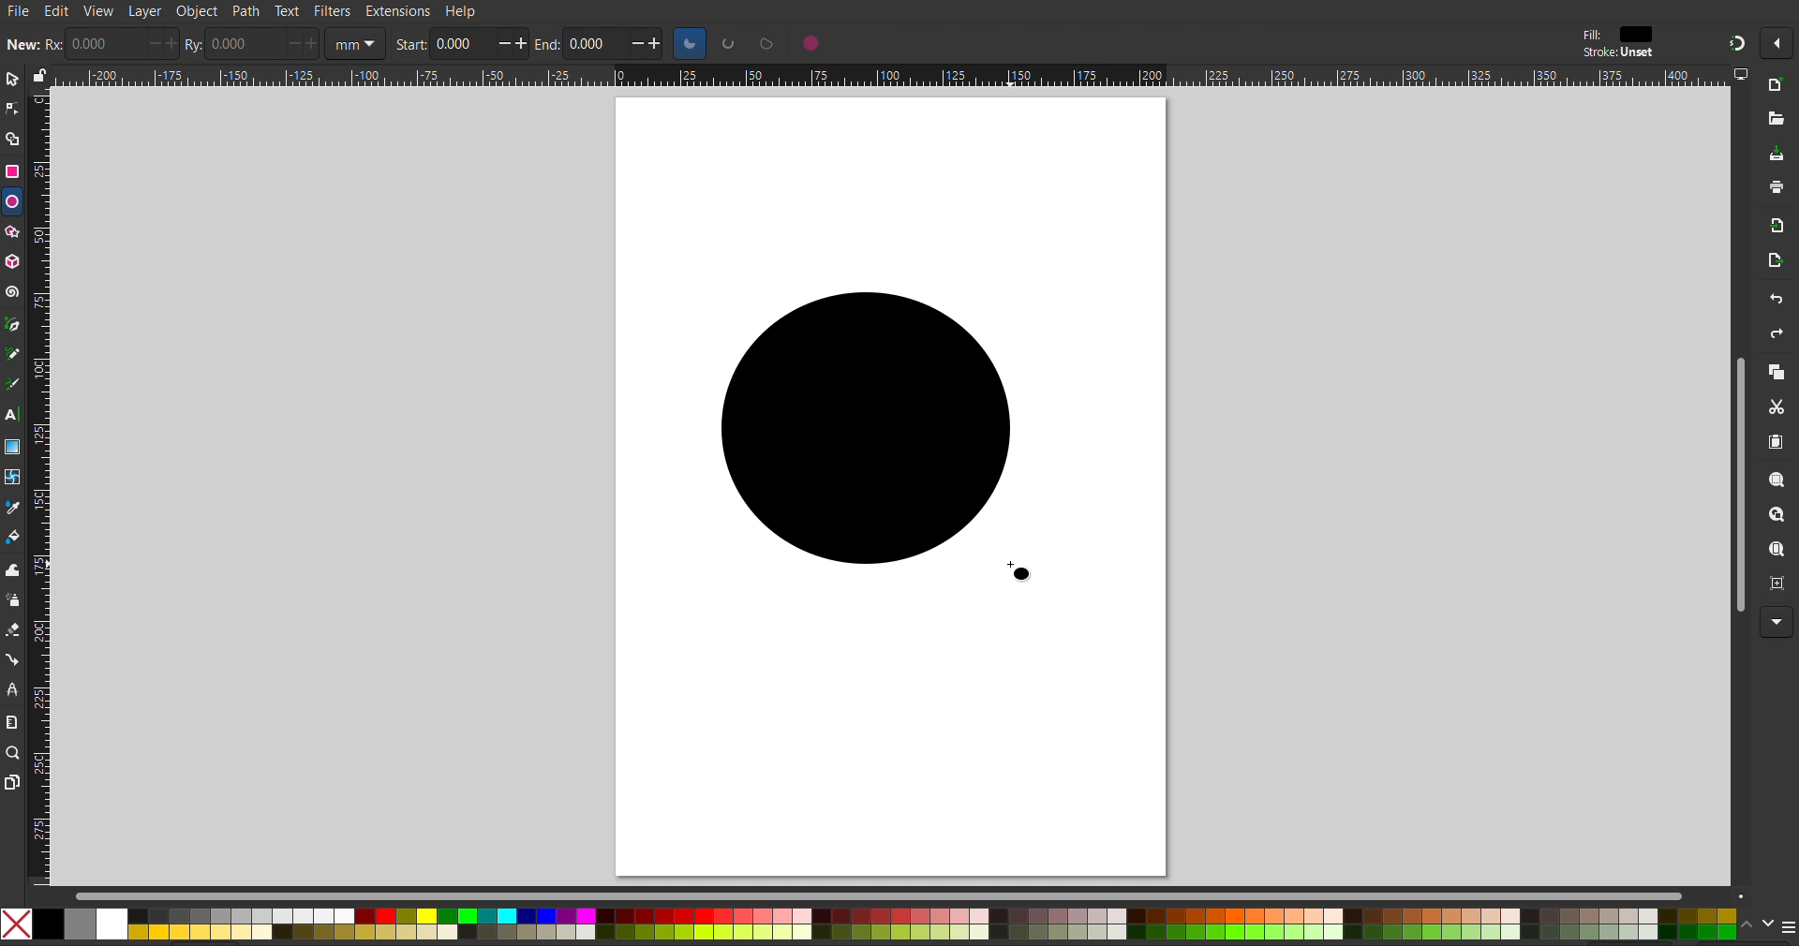 The image size is (1799, 946). I want to click on stroke, so click(1620, 52).